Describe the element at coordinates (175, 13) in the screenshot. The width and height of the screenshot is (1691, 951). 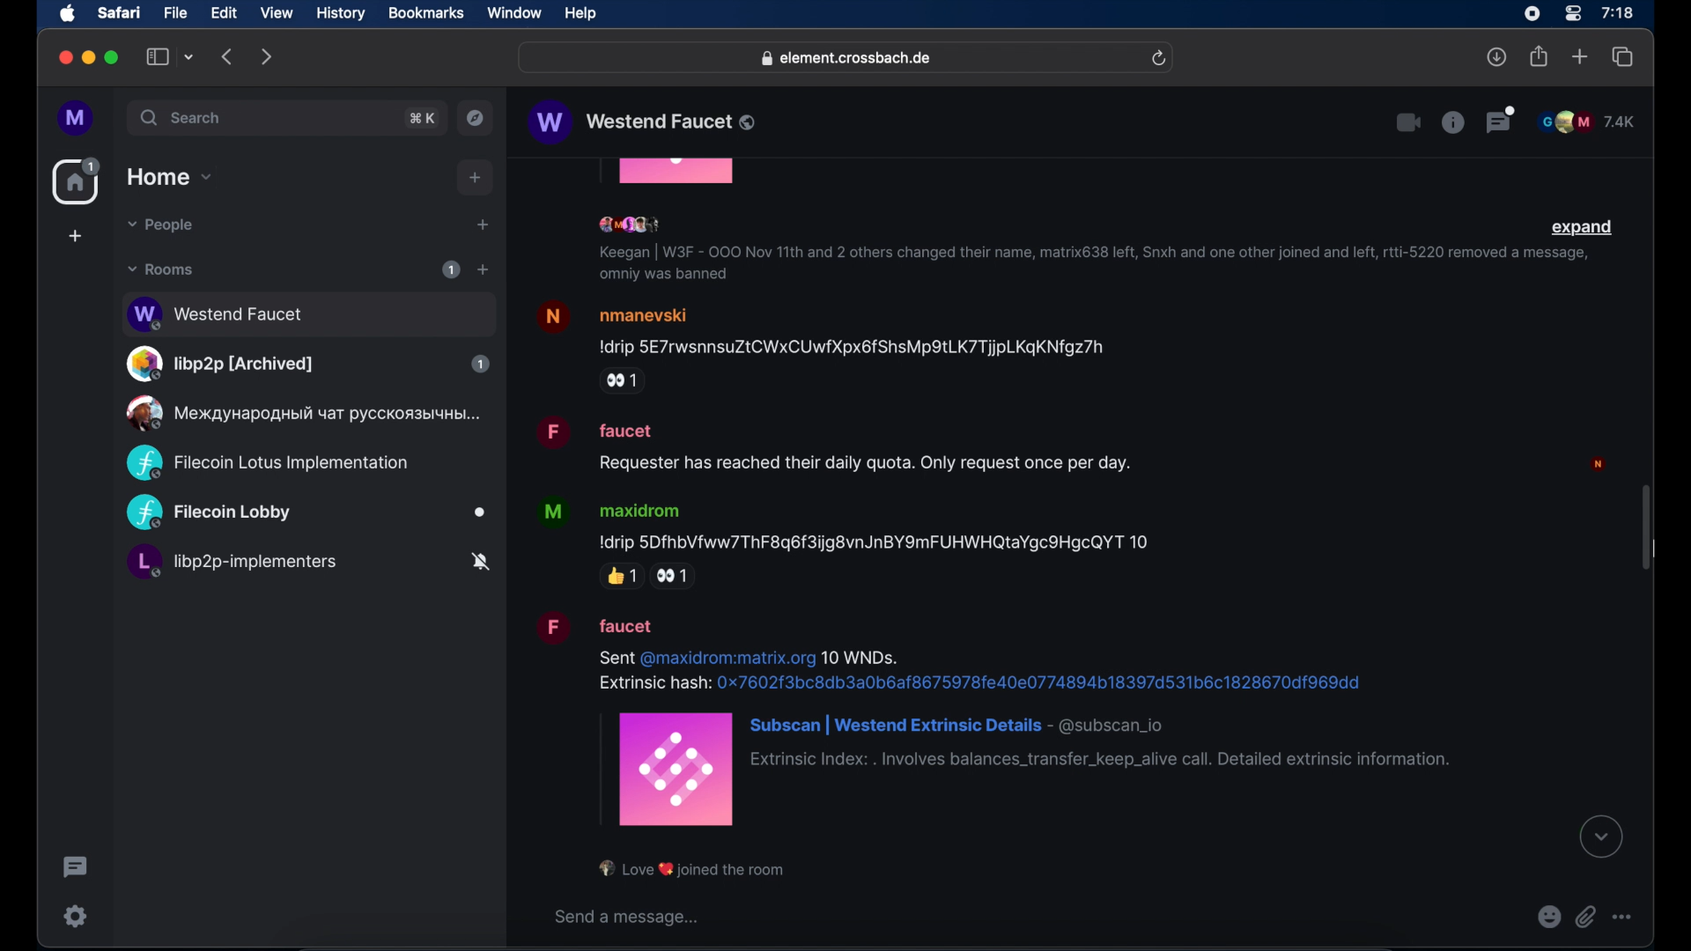
I see `file` at that location.